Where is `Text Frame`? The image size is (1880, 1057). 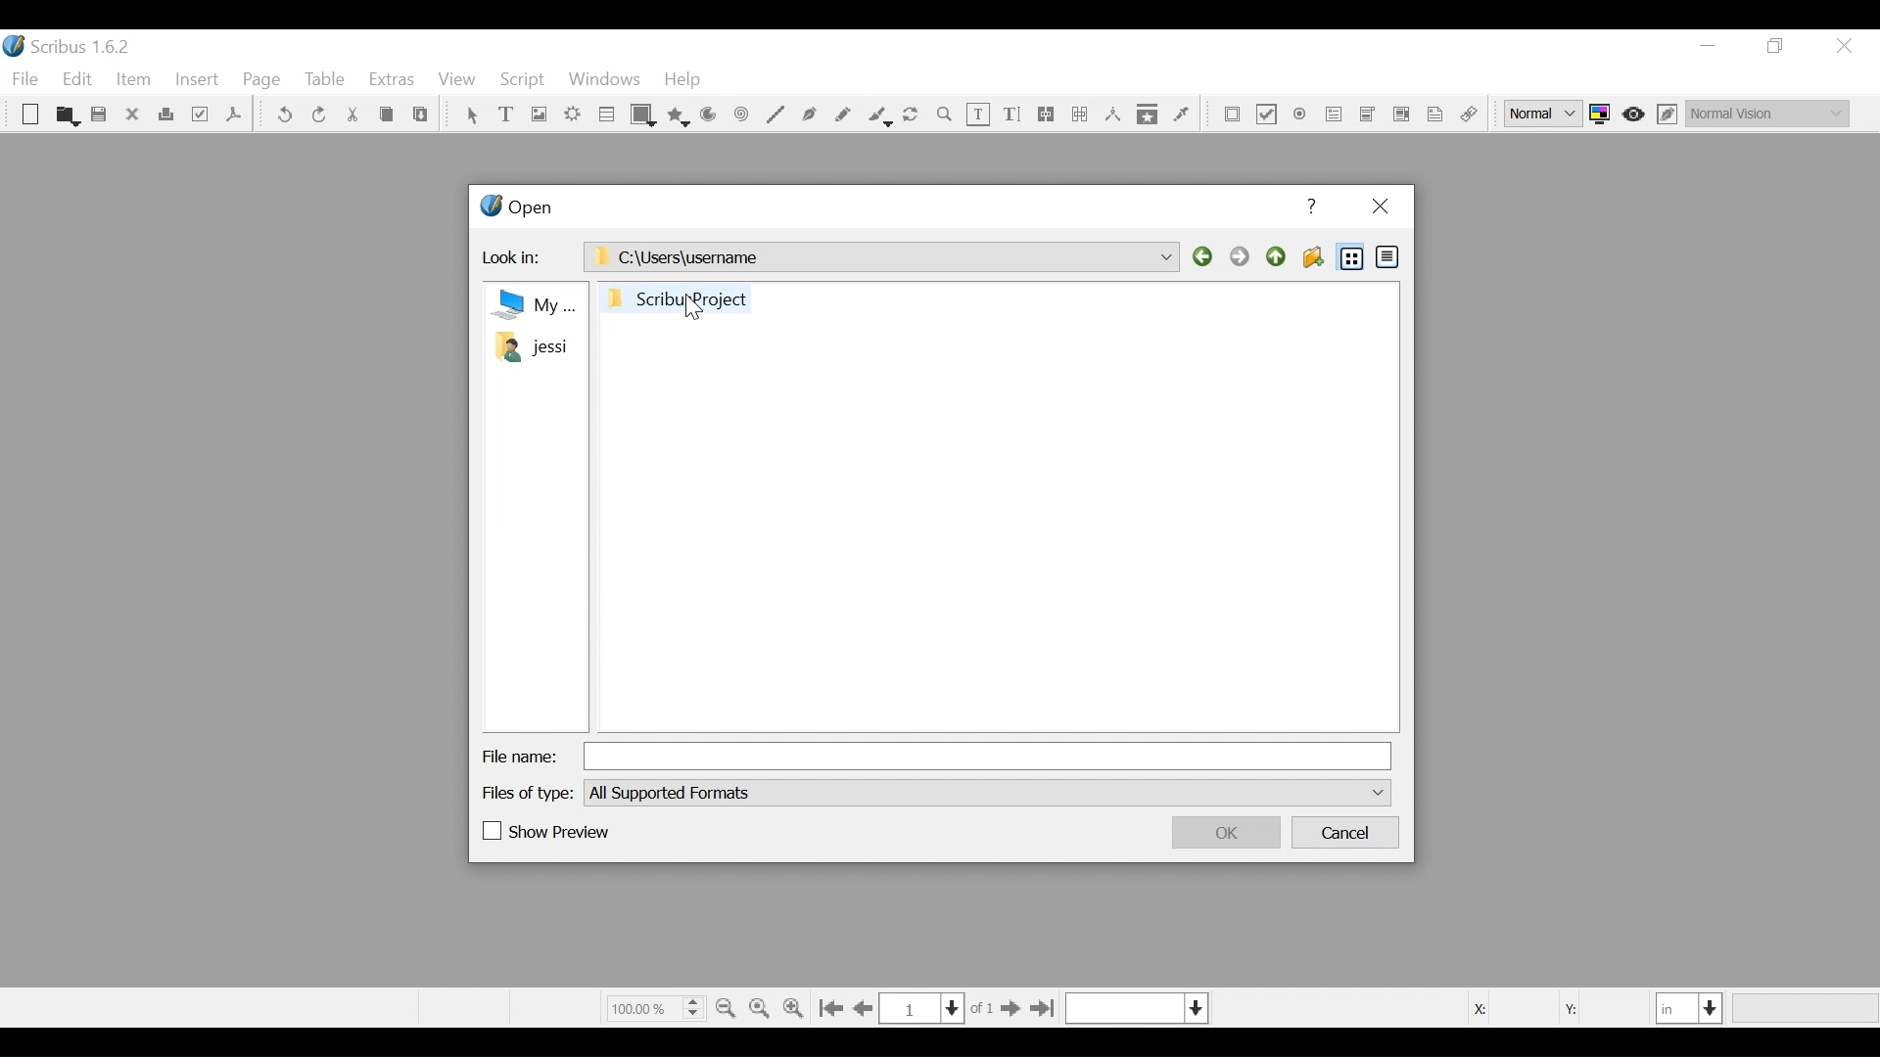
Text Frame is located at coordinates (508, 115).